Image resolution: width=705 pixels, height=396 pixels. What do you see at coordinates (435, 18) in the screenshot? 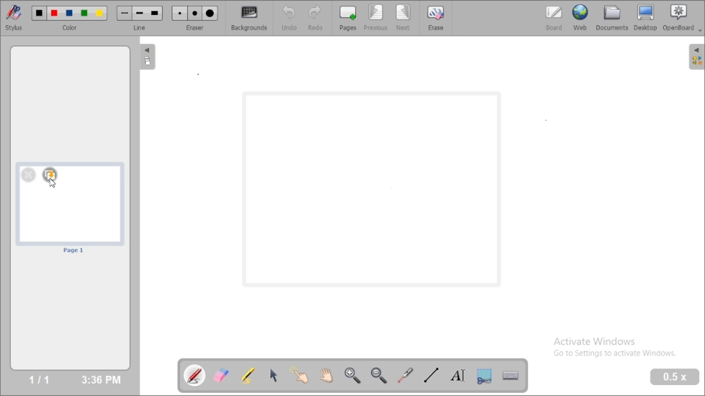
I see `erase` at bounding box center [435, 18].